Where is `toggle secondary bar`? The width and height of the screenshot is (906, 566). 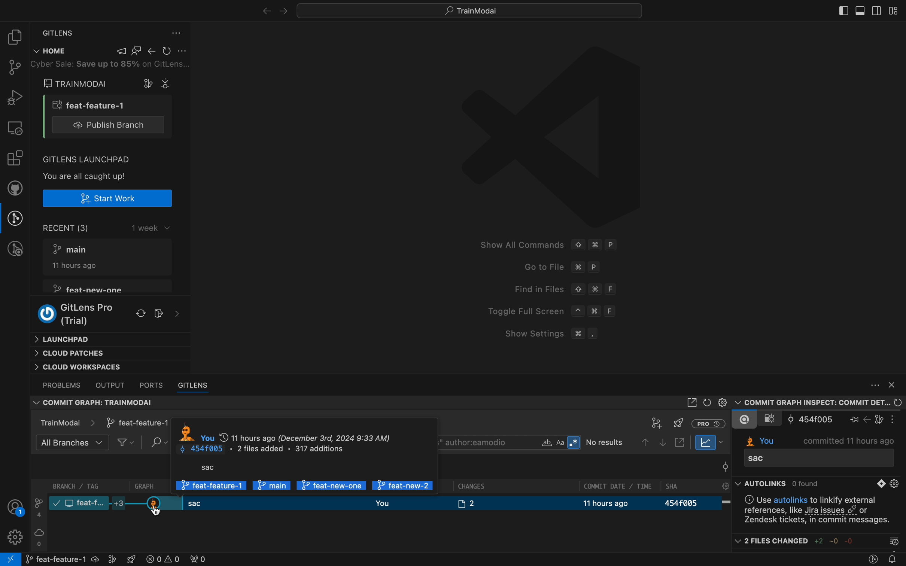 toggle secondary bar is located at coordinates (877, 10).